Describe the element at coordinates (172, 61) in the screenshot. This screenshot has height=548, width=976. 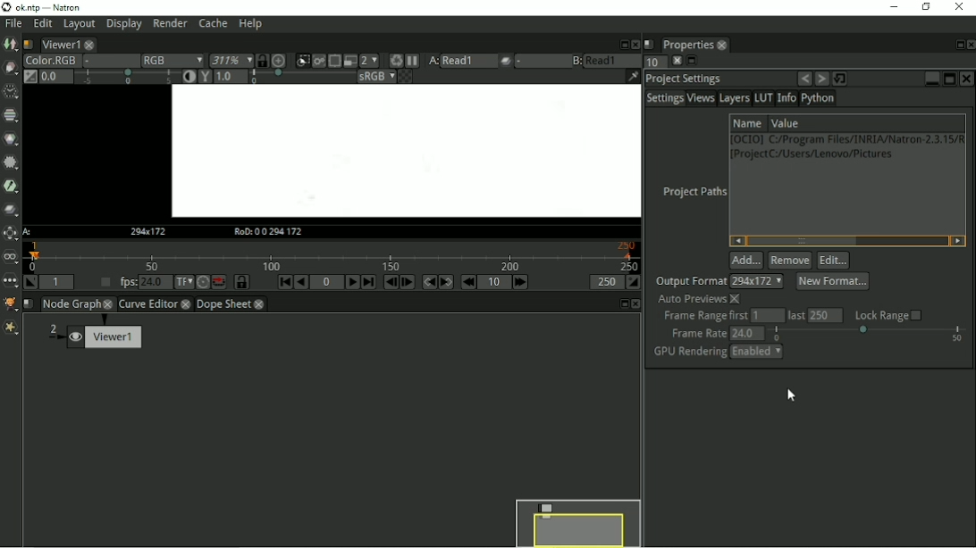
I see `Display Channels` at that location.